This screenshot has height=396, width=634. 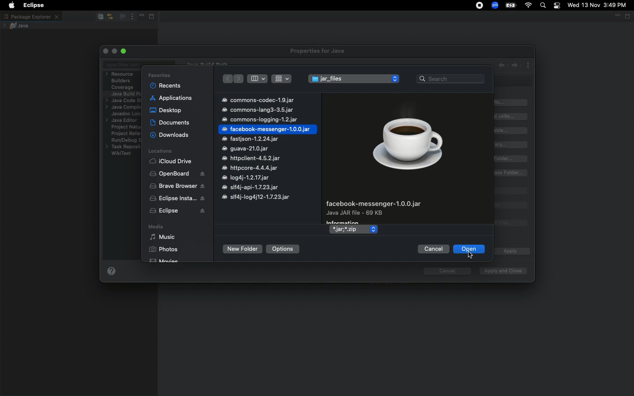 What do you see at coordinates (347, 80) in the screenshot?
I see `JAR files` at bounding box center [347, 80].